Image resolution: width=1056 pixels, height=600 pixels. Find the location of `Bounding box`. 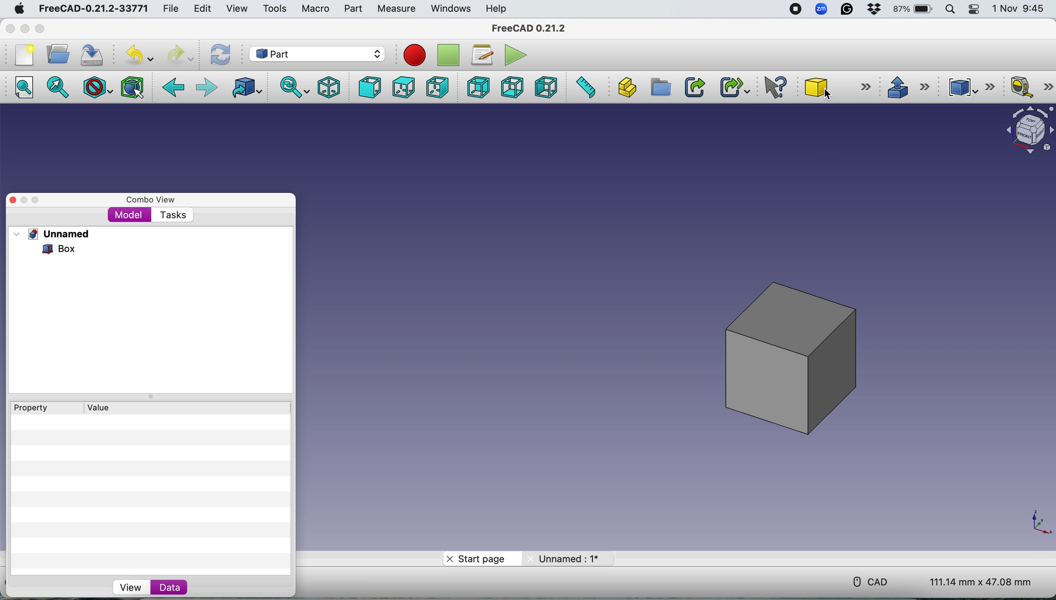

Bounding box is located at coordinates (134, 87).